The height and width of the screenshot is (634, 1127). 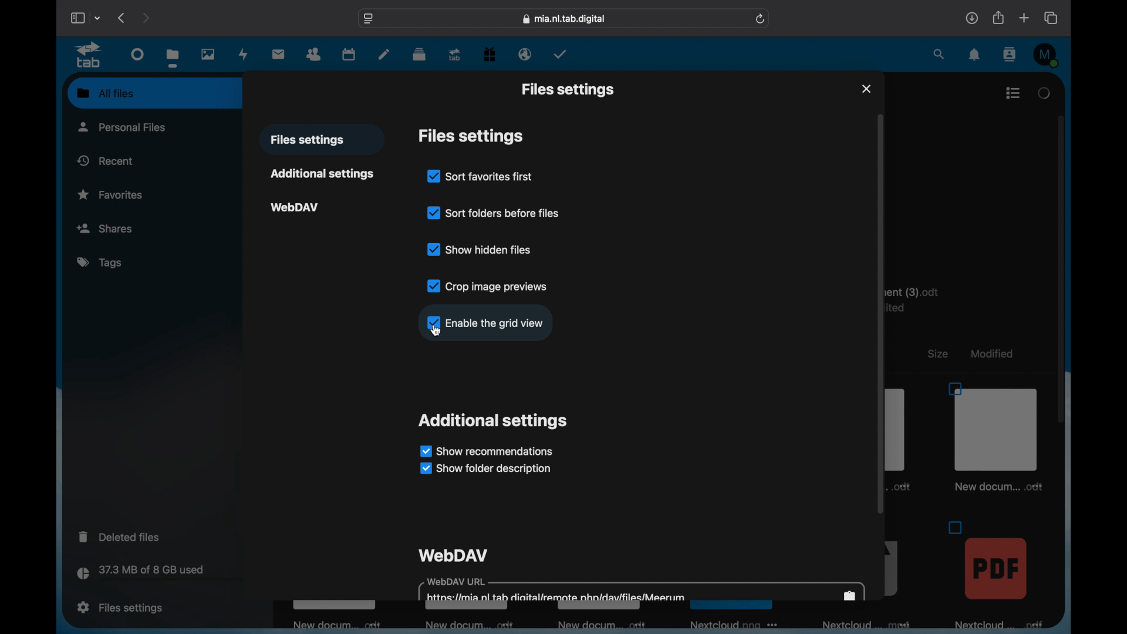 What do you see at coordinates (486, 450) in the screenshot?
I see `show recommendations` at bounding box center [486, 450].